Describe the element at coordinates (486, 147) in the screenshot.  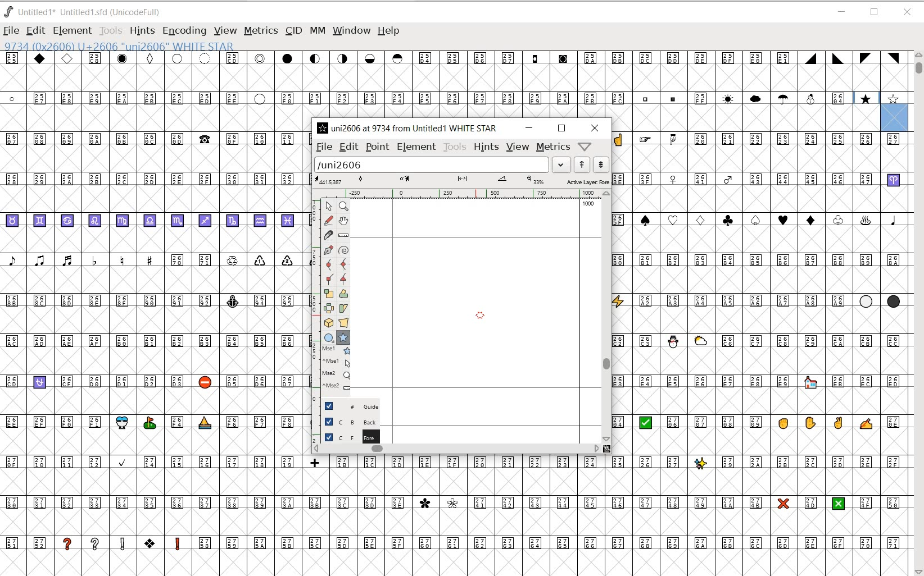
I see `HINTS` at that location.